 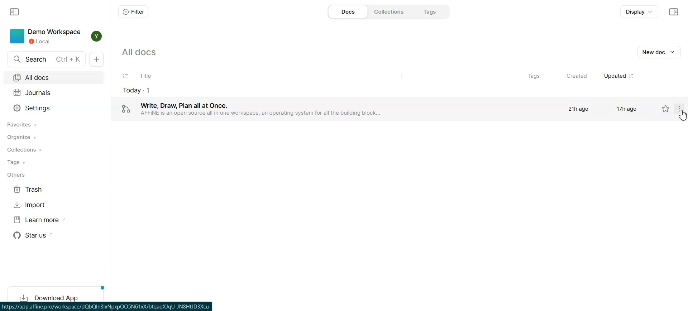 What do you see at coordinates (54, 92) in the screenshot?
I see `Journals` at bounding box center [54, 92].